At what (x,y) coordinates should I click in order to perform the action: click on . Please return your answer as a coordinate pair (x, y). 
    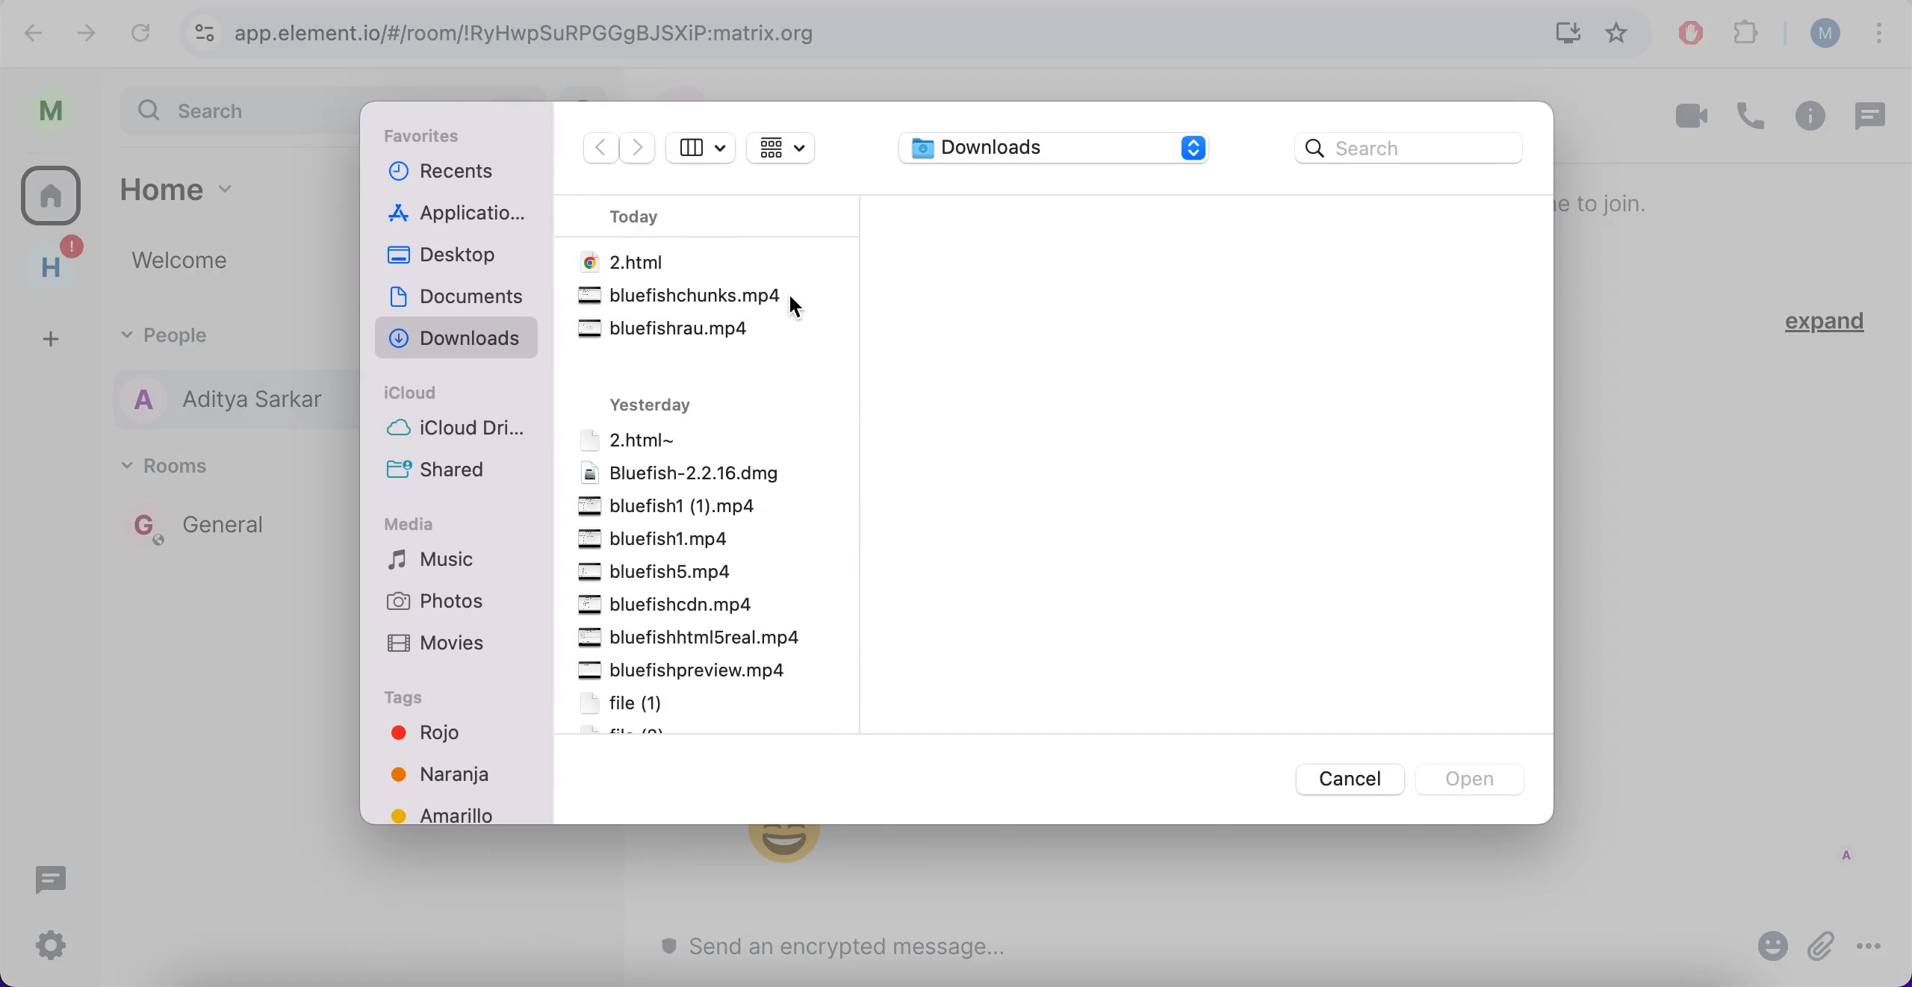
    Looking at the image, I should click on (784, 150).